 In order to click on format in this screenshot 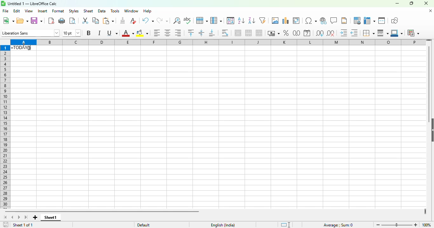, I will do `click(58, 11)`.